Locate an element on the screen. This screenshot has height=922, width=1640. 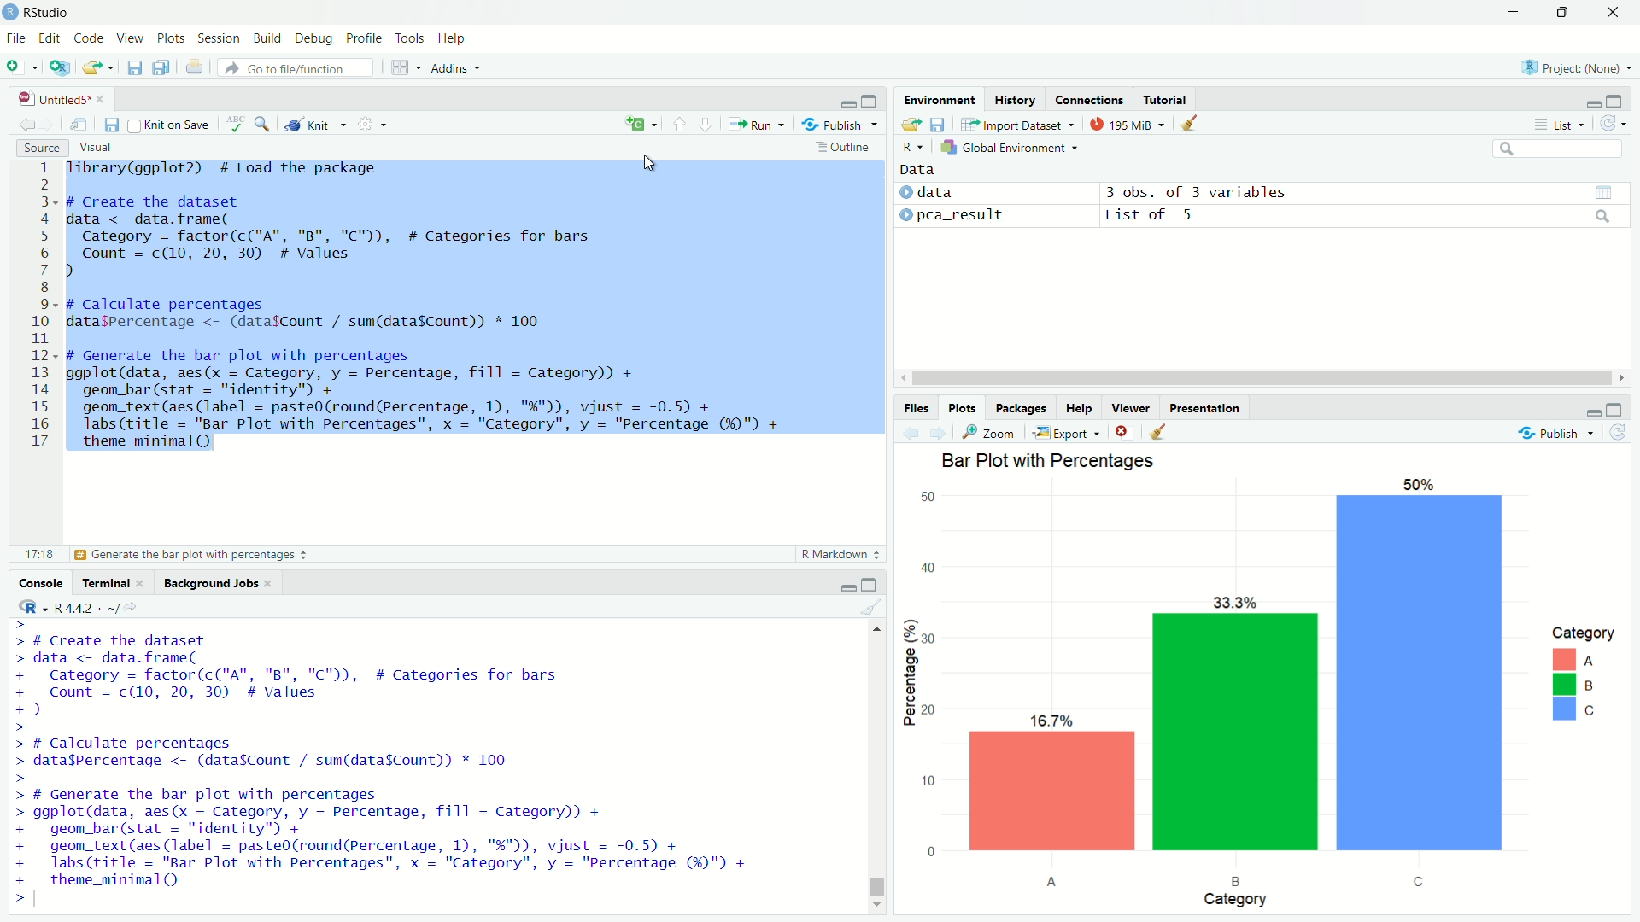
publish is located at coordinates (833, 125).